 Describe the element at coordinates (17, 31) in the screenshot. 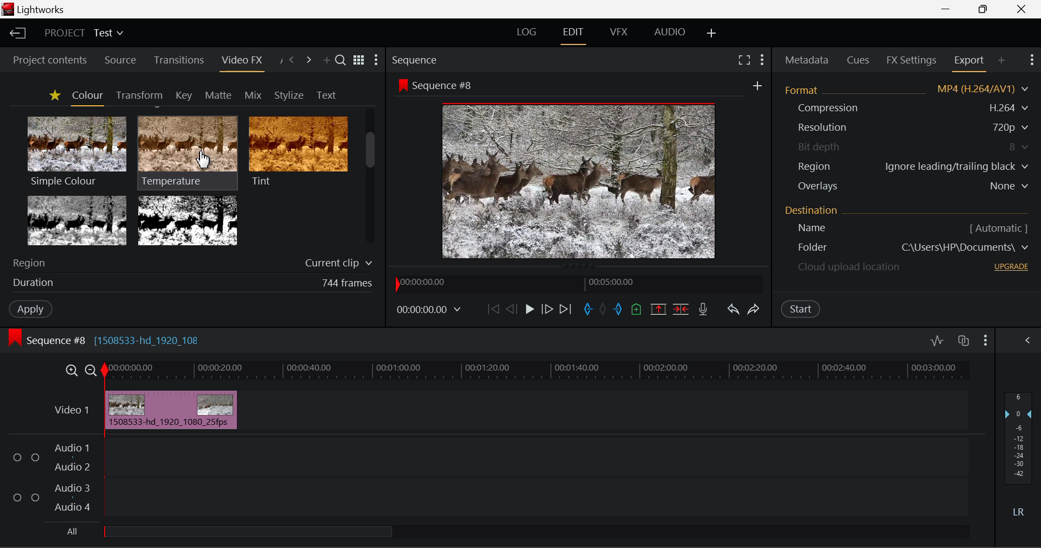

I see `Back to Homepage` at that location.